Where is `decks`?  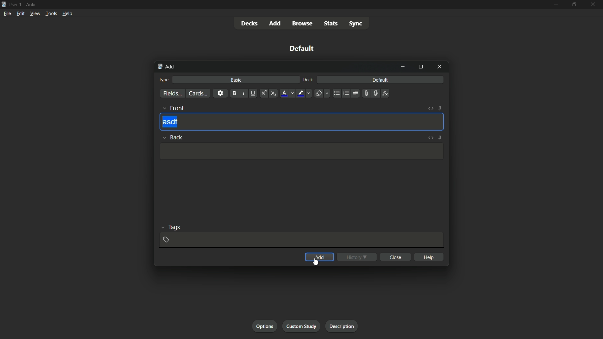 decks is located at coordinates (250, 23).